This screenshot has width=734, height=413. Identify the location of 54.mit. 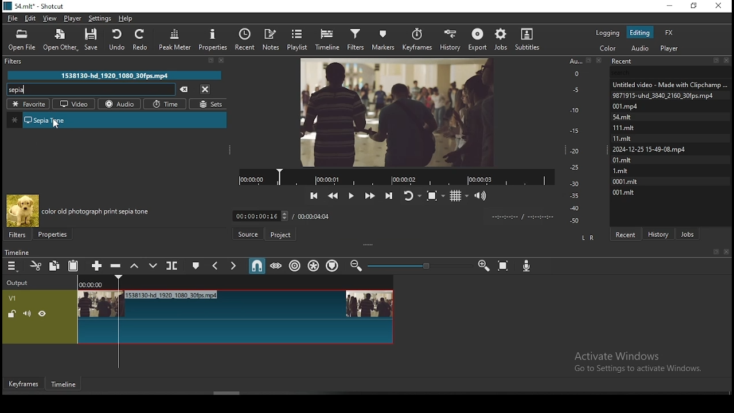
(623, 117).